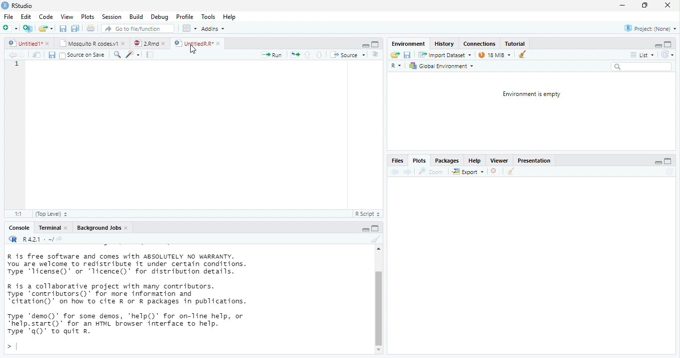 The image size is (680, 358). What do you see at coordinates (397, 67) in the screenshot?
I see `R` at bounding box center [397, 67].